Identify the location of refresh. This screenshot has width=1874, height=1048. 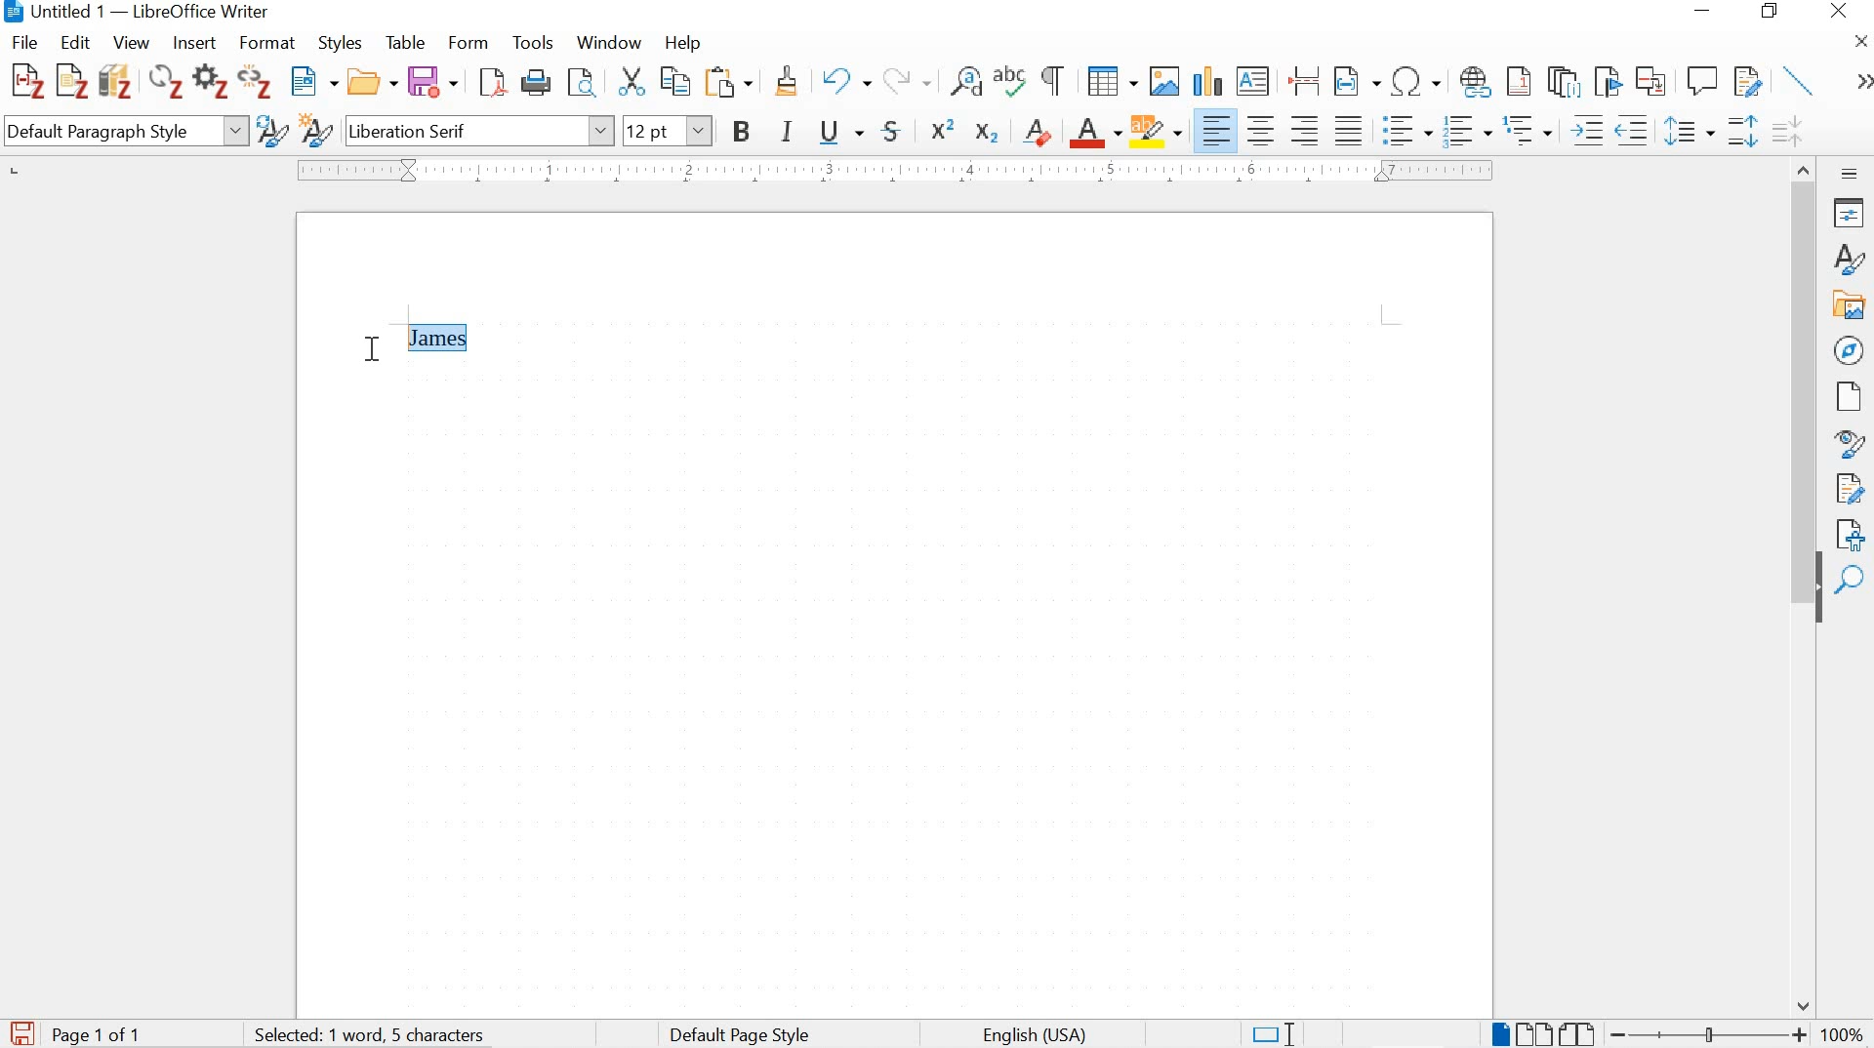
(163, 84).